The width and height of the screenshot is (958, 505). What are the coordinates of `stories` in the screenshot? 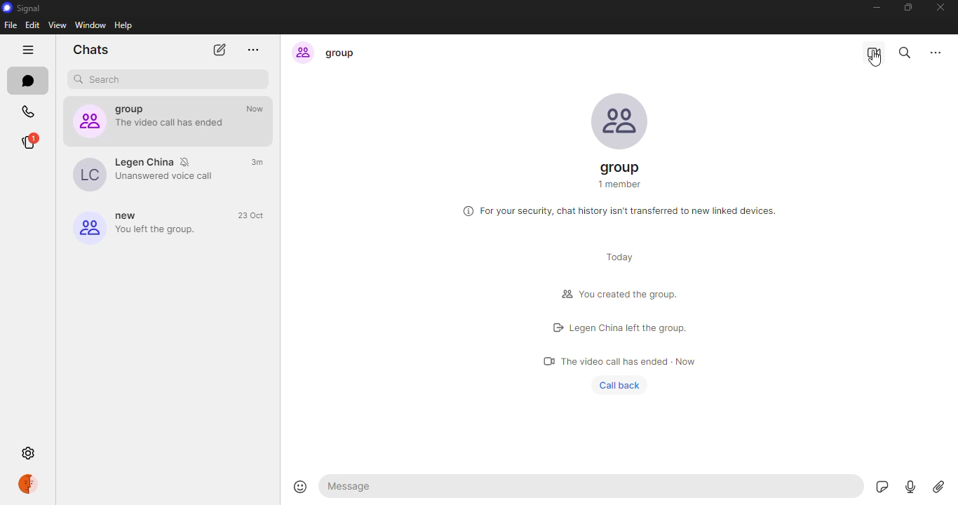 It's located at (32, 140).